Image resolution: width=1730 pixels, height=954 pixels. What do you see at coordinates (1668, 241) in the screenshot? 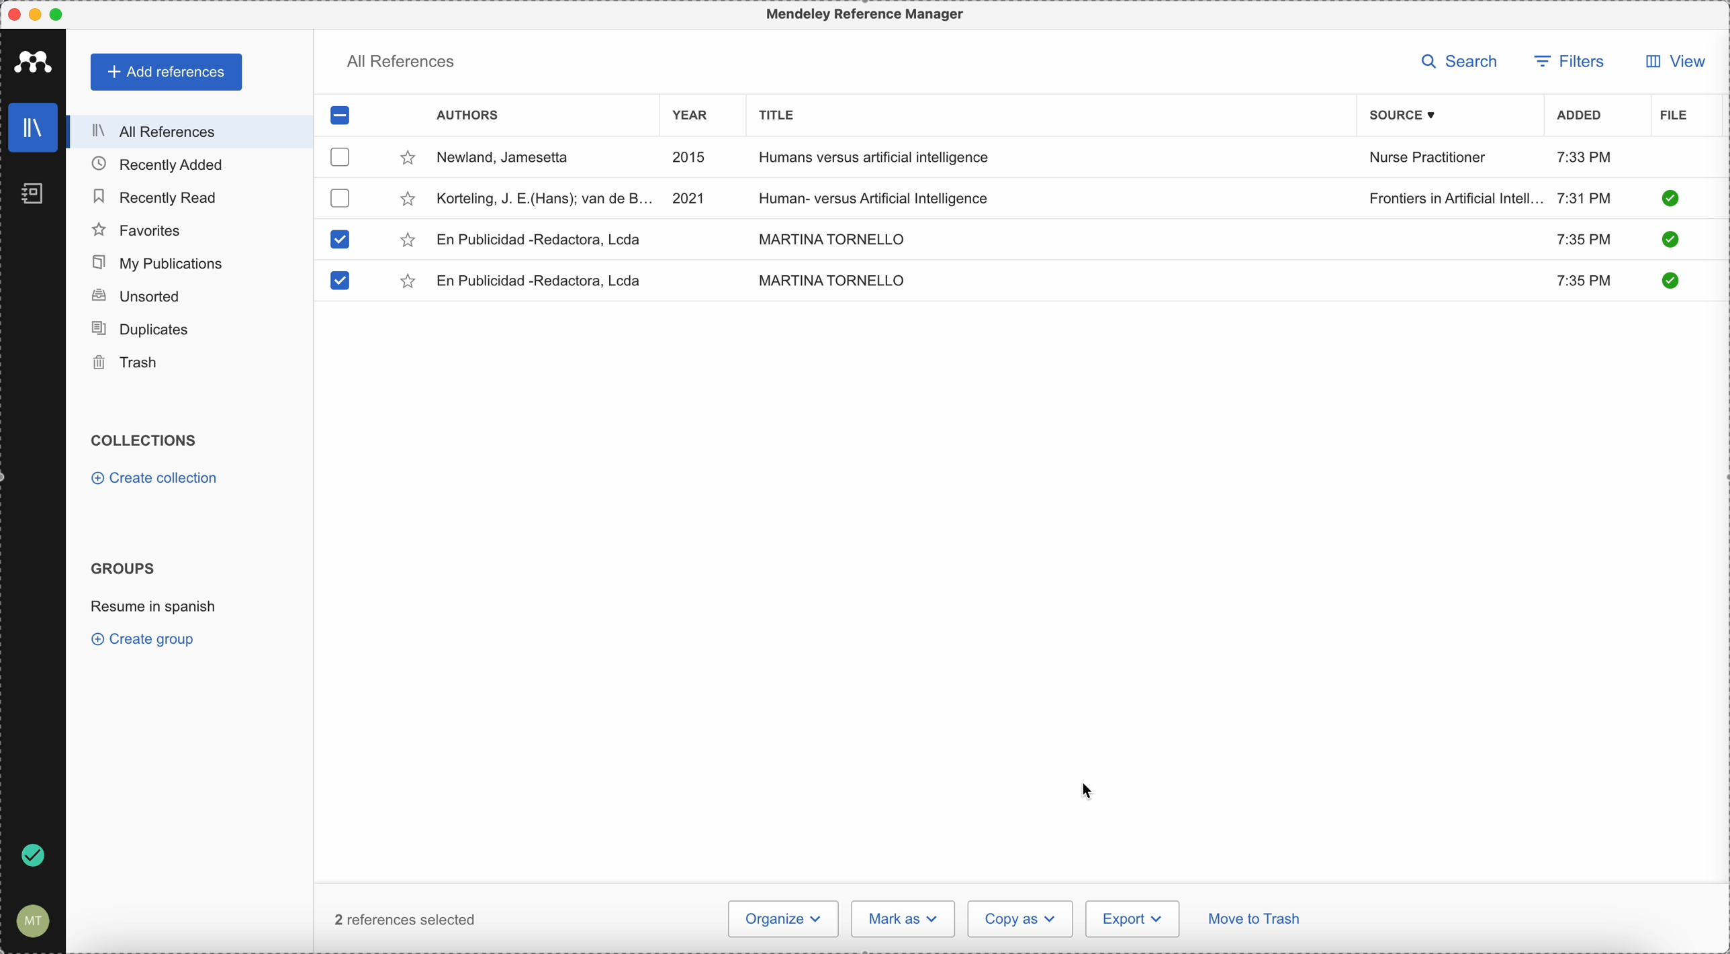
I see `check it` at bounding box center [1668, 241].